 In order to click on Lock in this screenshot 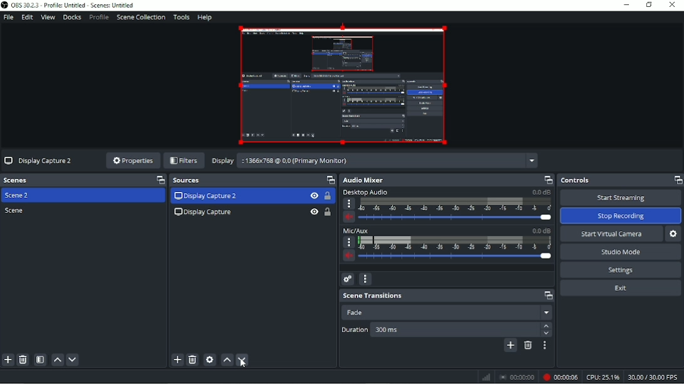, I will do `click(328, 196)`.